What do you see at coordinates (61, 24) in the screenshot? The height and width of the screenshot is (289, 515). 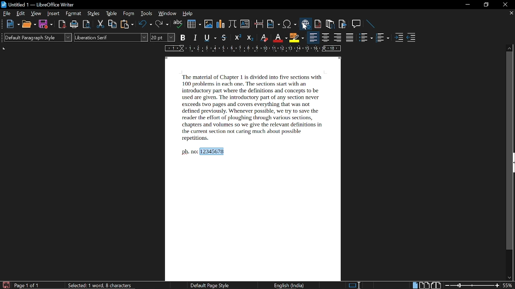 I see `export as pdf` at bounding box center [61, 24].